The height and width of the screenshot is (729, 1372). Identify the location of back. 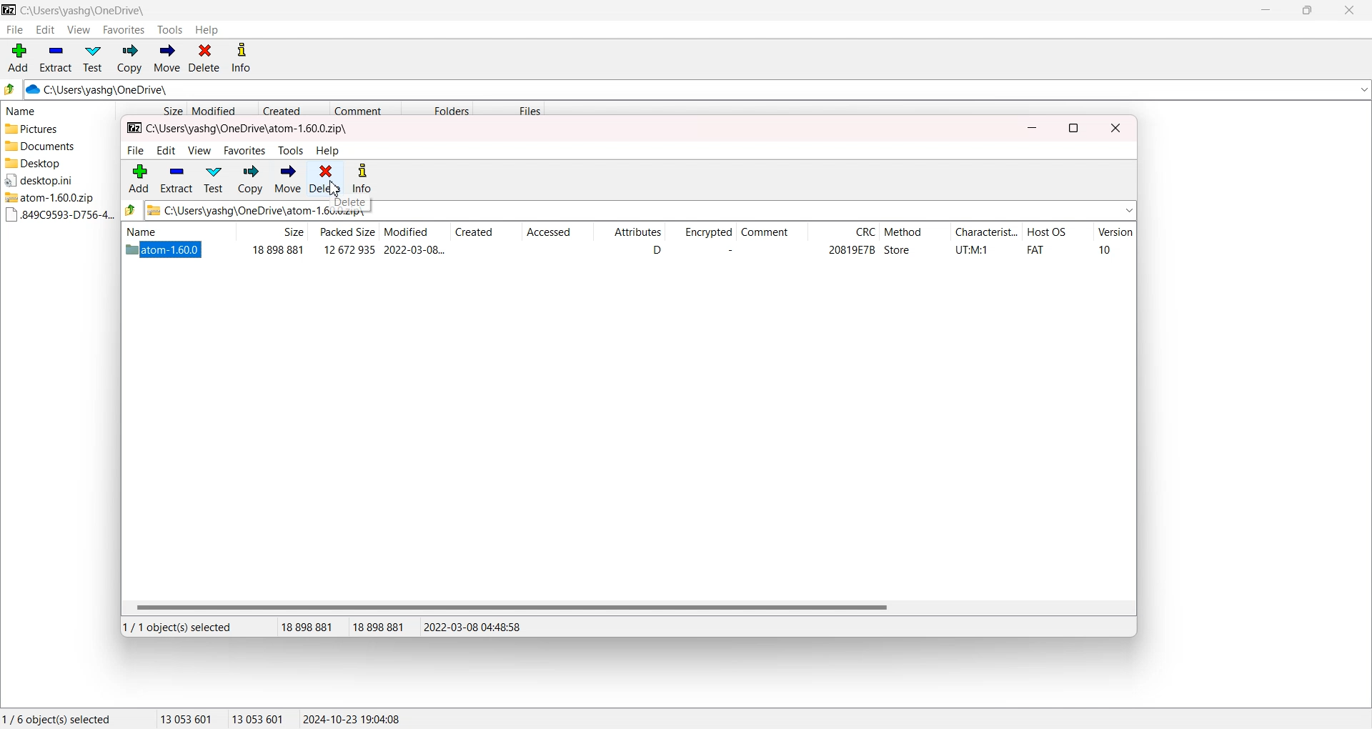
(131, 209).